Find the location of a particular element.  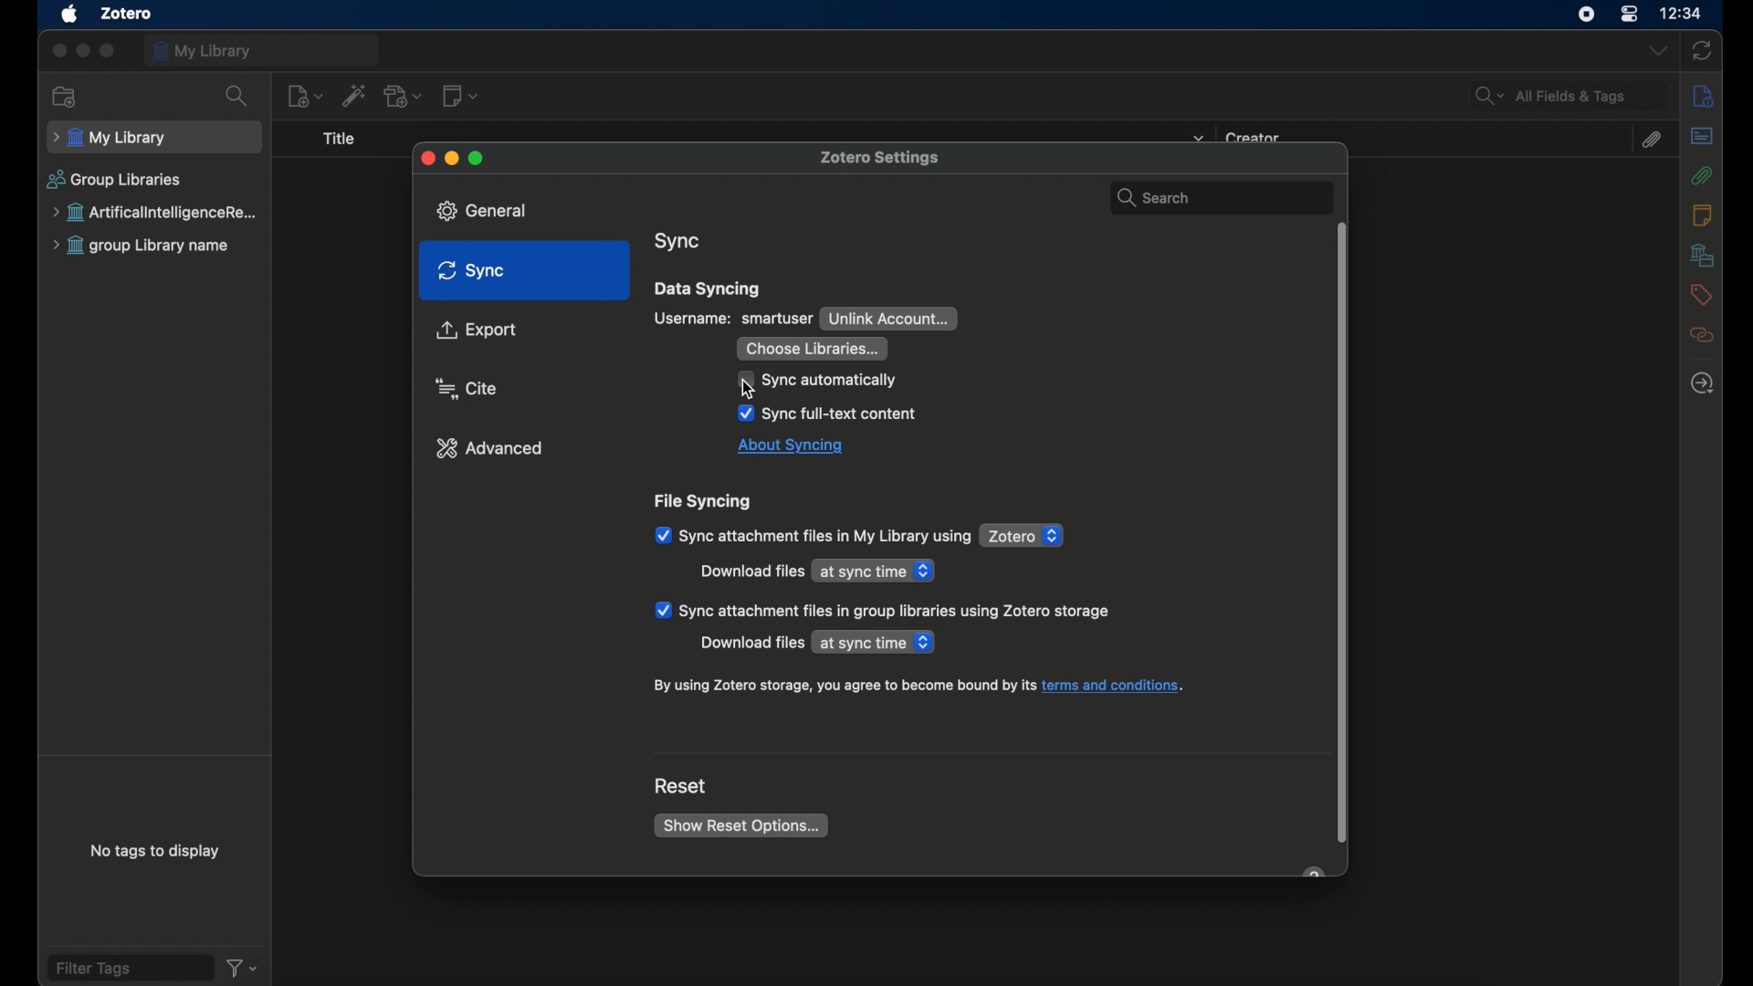

attachments is located at coordinates (1653, 140).